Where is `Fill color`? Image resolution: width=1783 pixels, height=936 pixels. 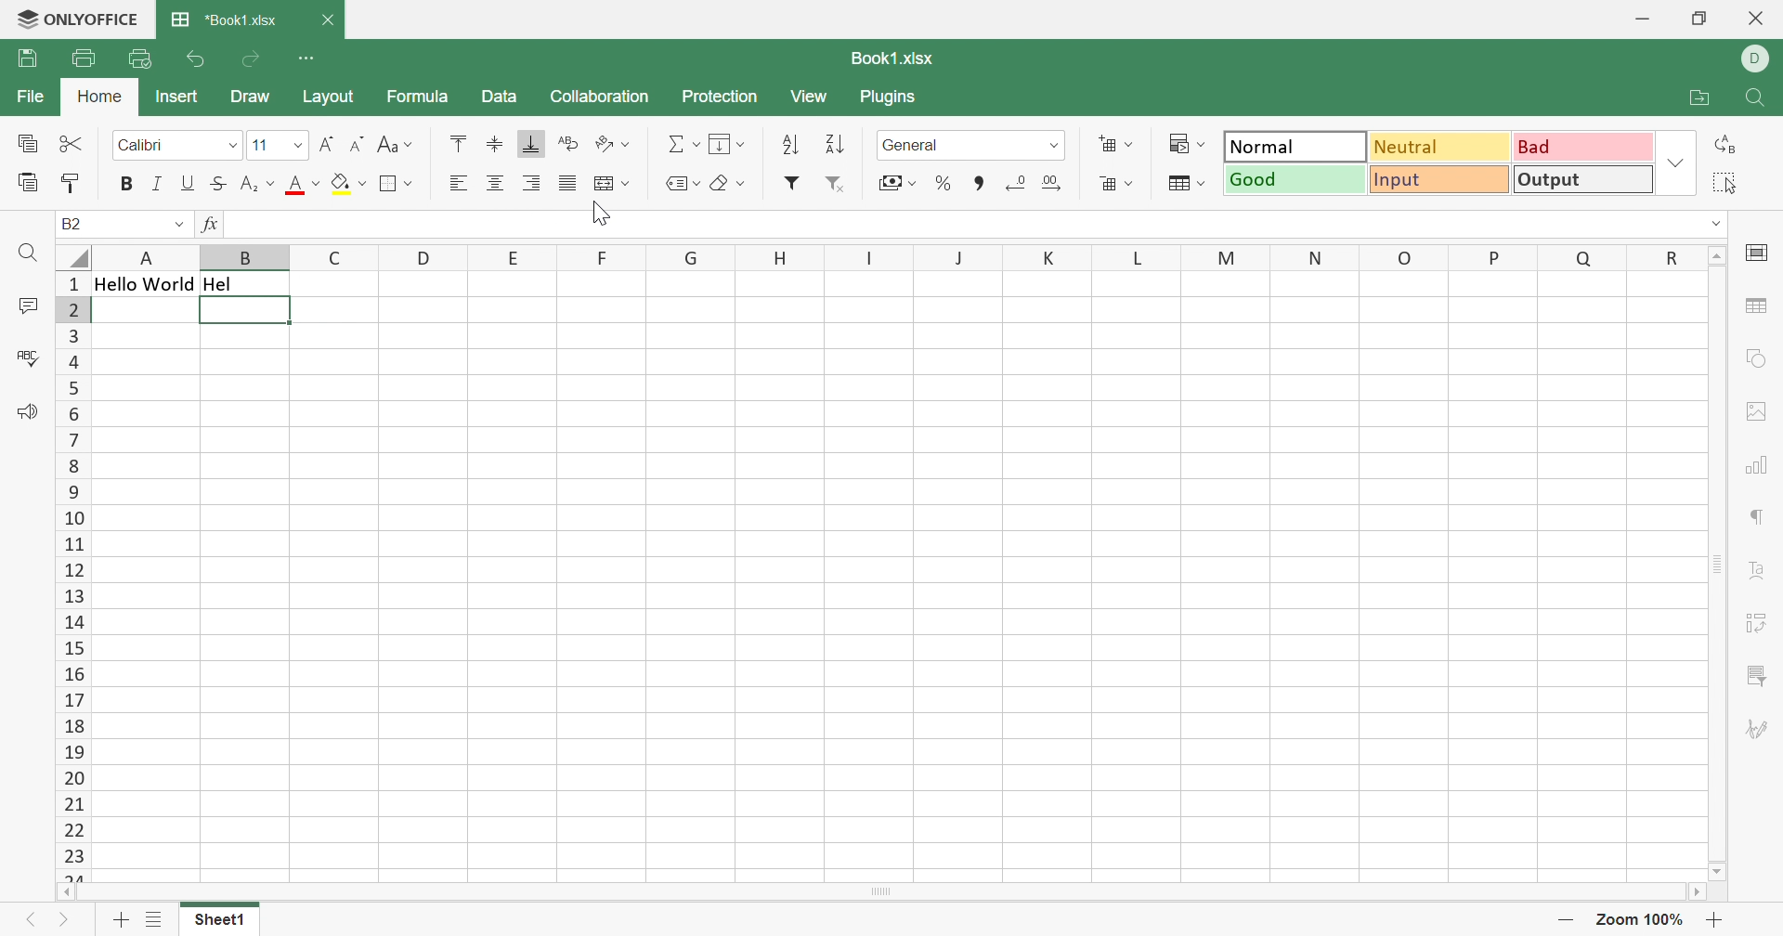
Fill color is located at coordinates (350, 184).